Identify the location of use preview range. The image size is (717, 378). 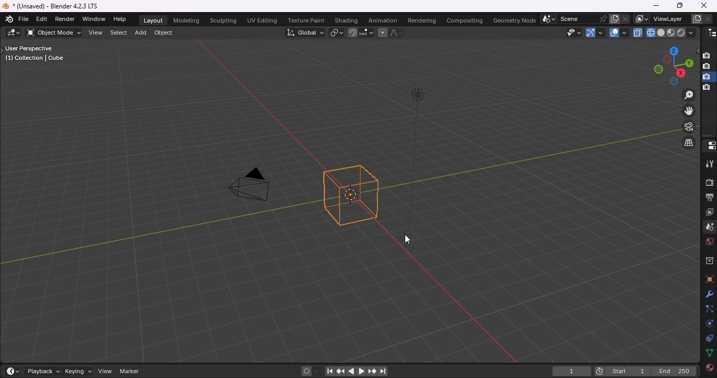
(598, 371).